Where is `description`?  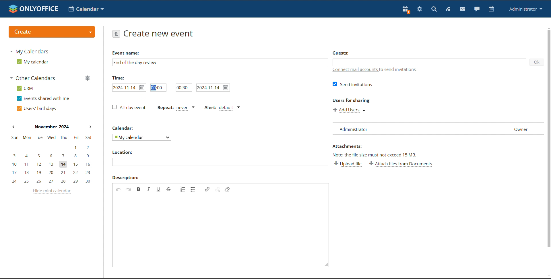 description is located at coordinates (125, 178).